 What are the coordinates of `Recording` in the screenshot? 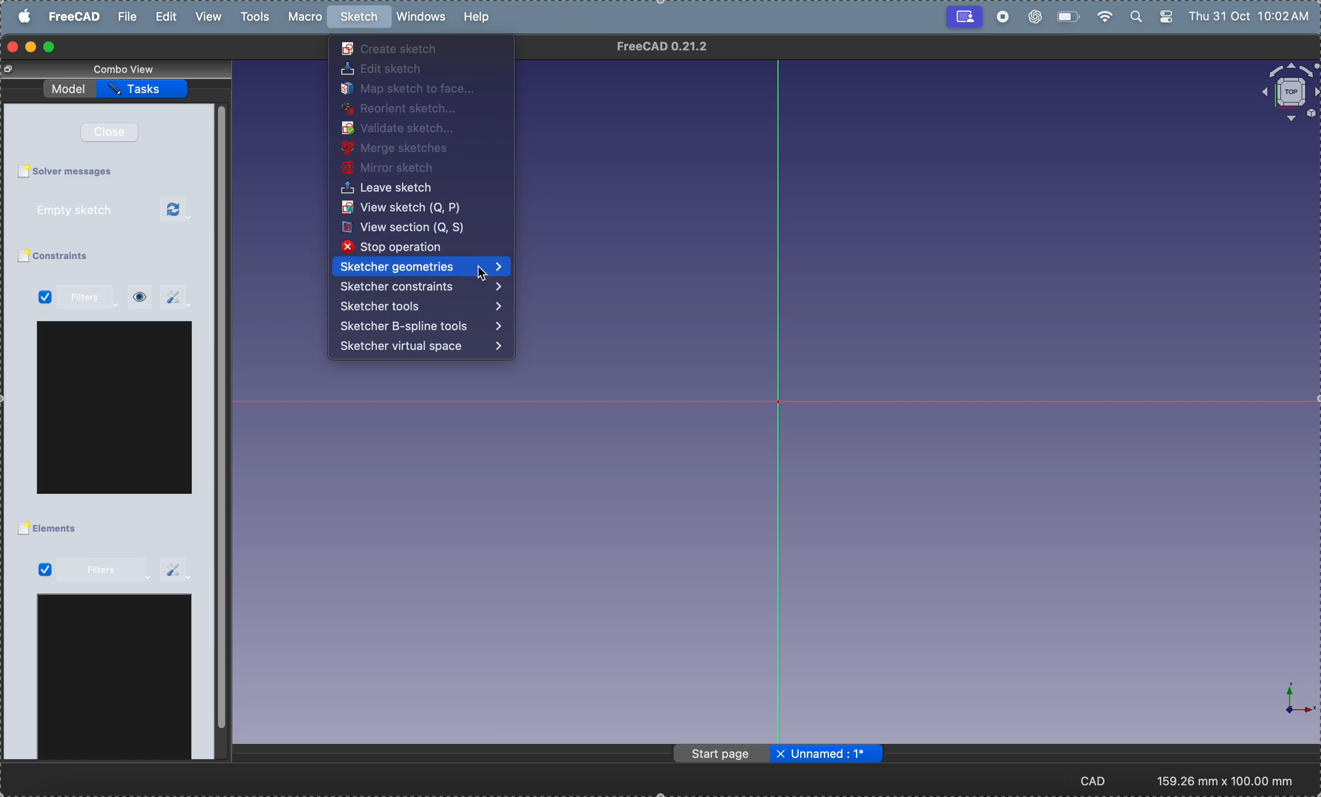 It's located at (964, 16).